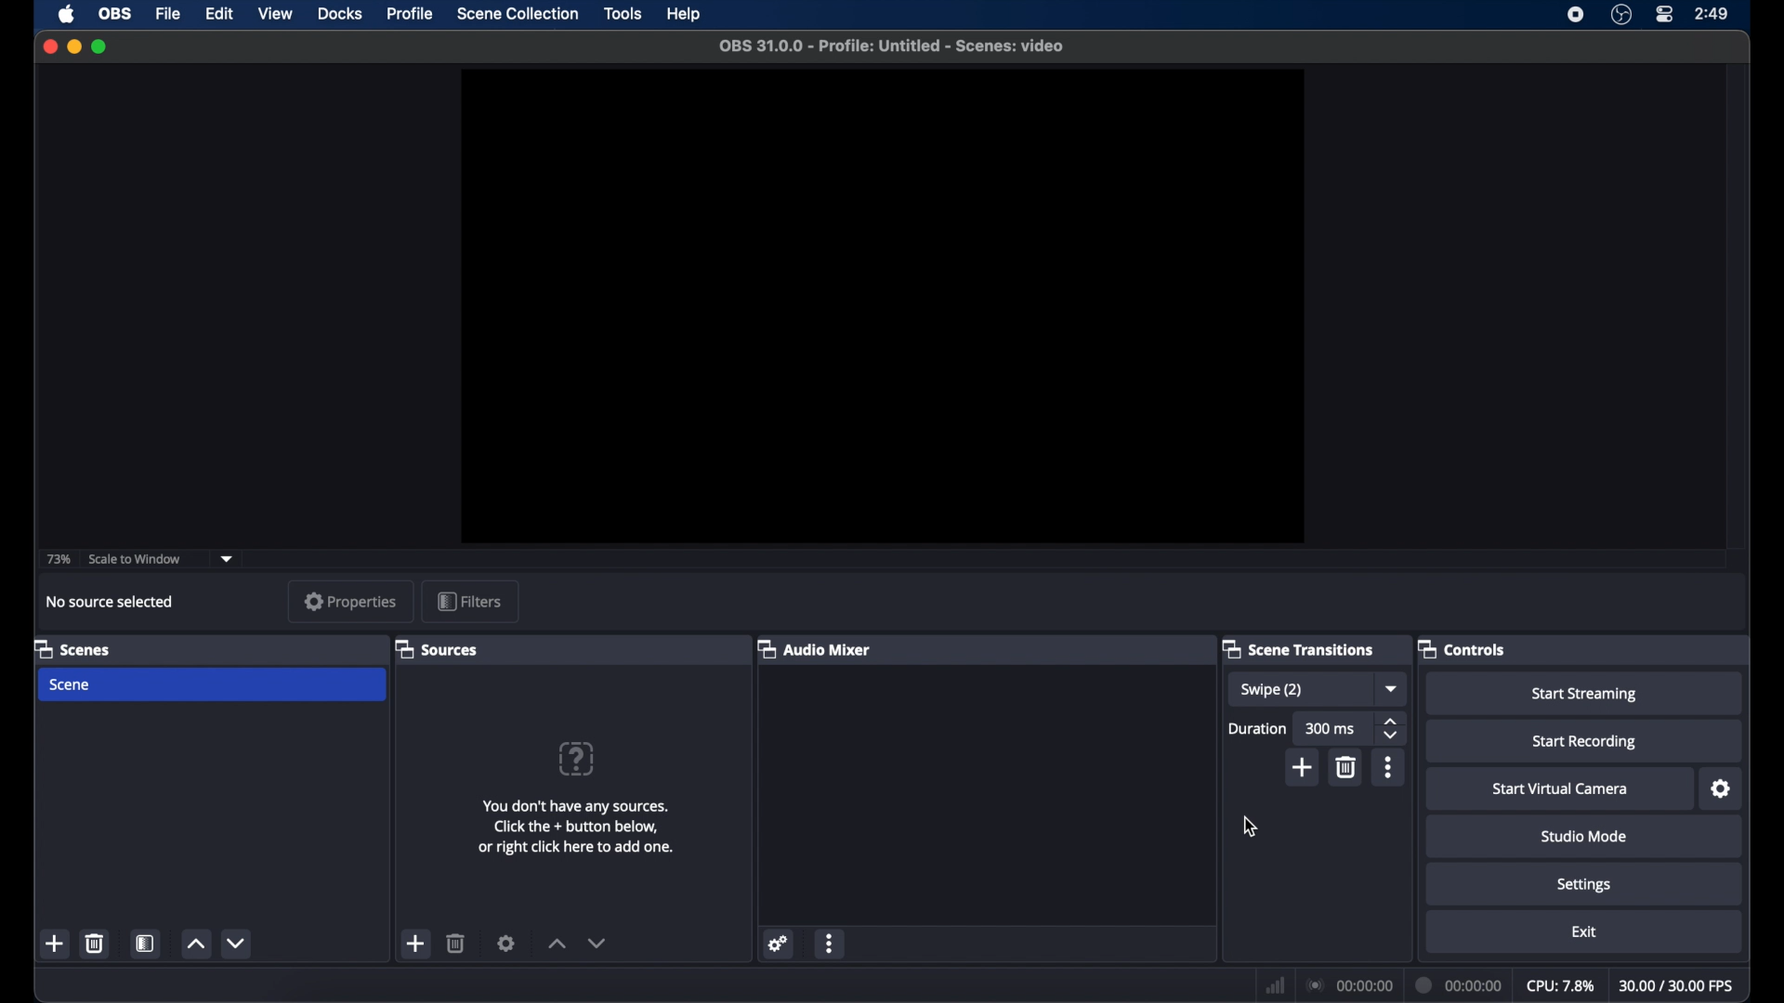 Image resolution: width=1784 pixels, height=1003 pixels. I want to click on add, so click(416, 944).